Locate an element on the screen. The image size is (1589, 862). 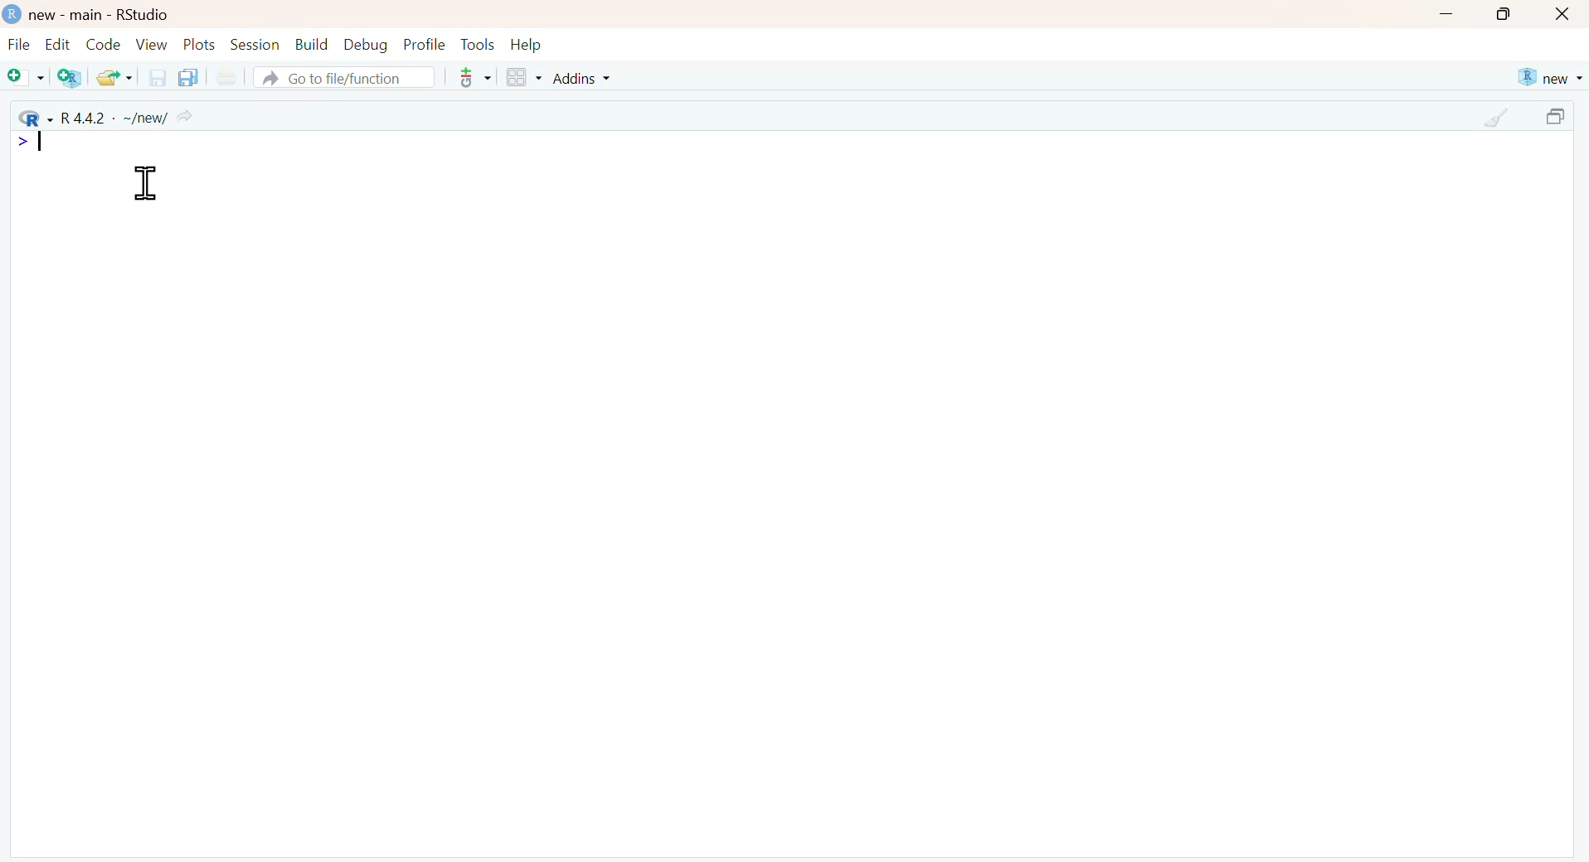
Session is located at coordinates (255, 44).